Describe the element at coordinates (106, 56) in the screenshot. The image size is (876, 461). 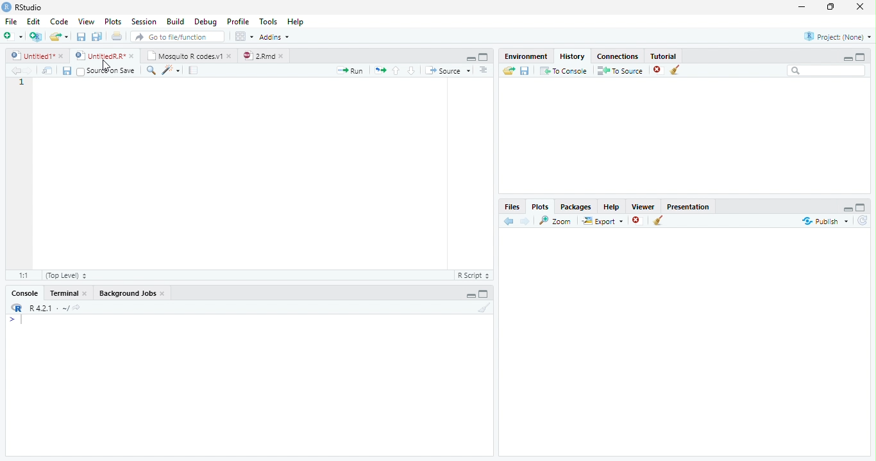
I see `© UntitedRR* *` at that location.